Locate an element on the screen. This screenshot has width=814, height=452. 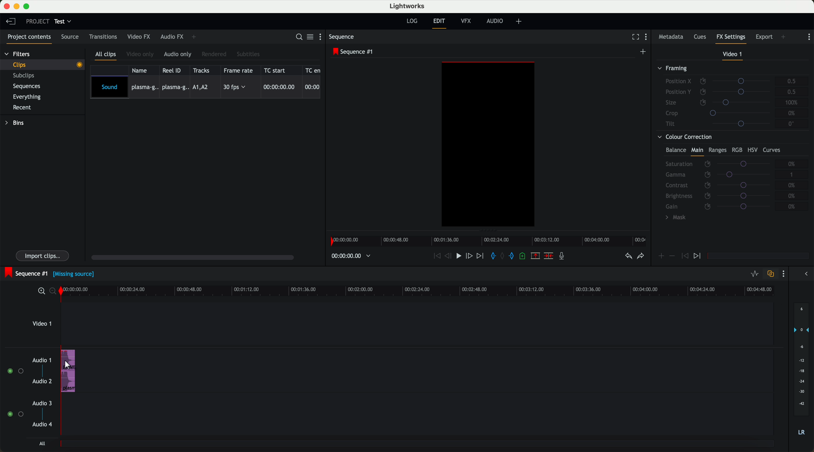
subclips is located at coordinates (25, 76).